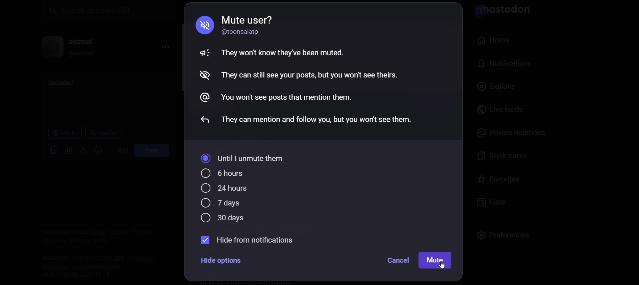  Describe the element at coordinates (287, 97) in the screenshot. I see `` at that location.